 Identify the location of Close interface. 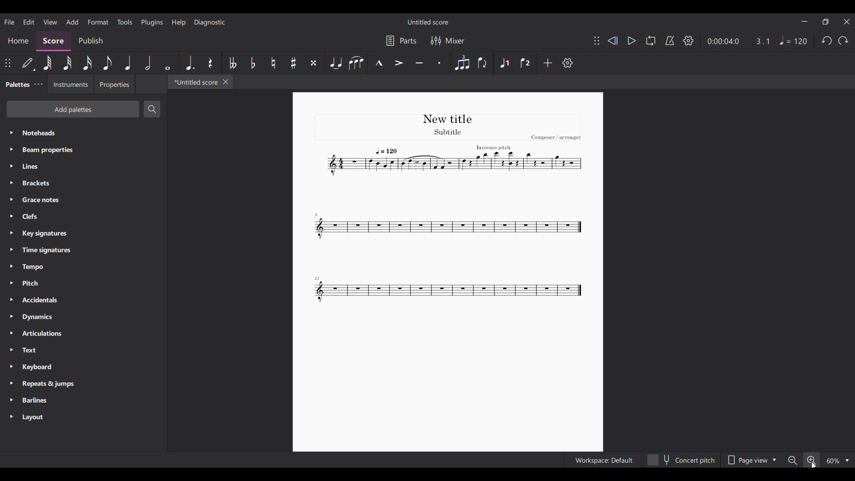
(847, 22).